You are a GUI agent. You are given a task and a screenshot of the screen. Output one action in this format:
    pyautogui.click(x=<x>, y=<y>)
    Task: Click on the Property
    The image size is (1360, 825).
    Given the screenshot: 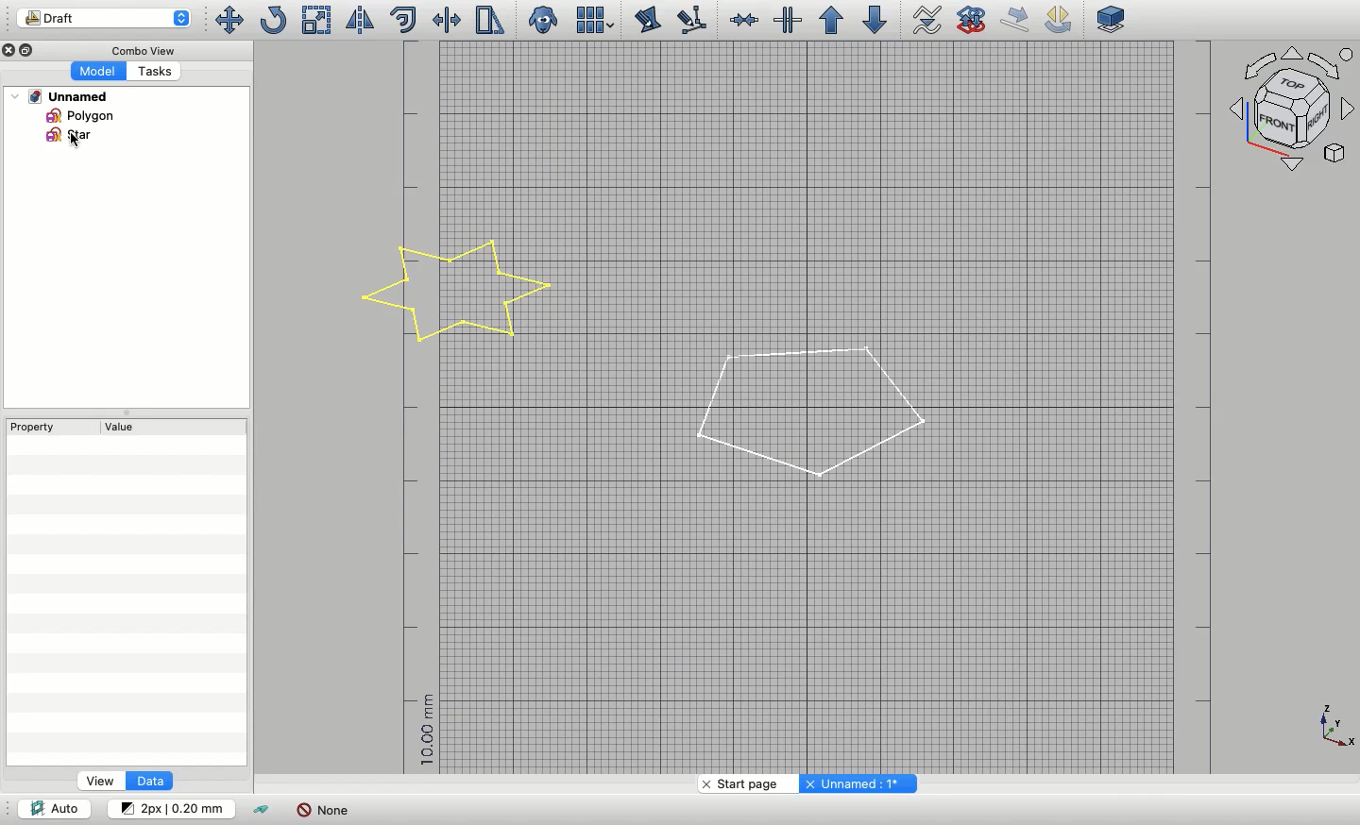 What is the action you would take?
    pyautogui.click(x=33, y=427)
    